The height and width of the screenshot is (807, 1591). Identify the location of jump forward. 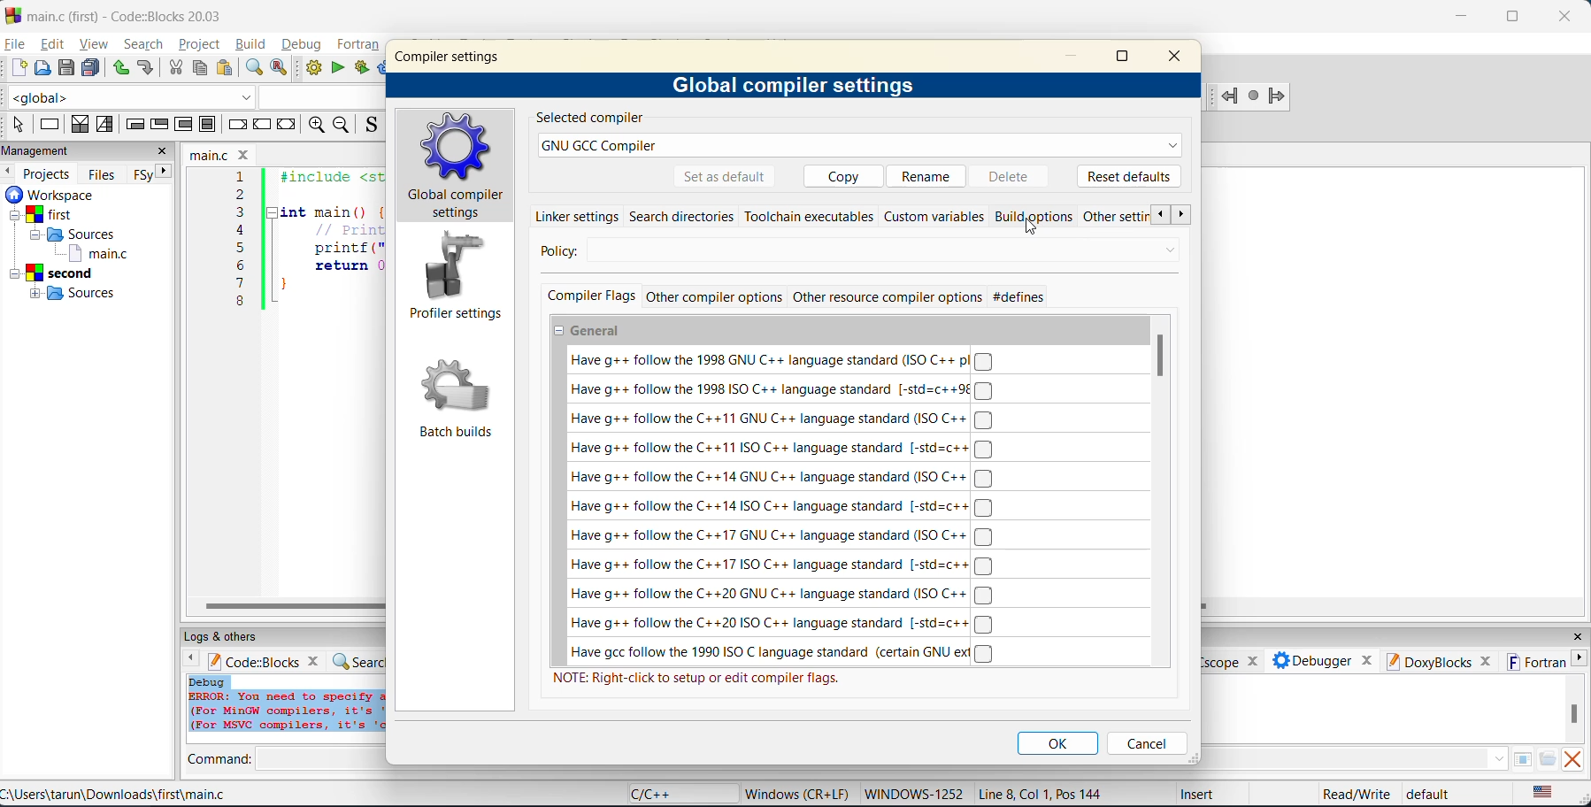
(1278, 98).